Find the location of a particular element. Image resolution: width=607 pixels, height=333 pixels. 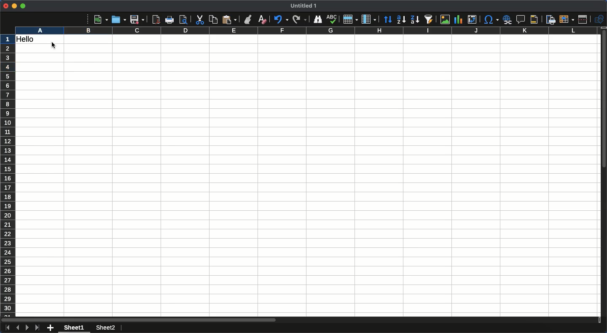

Finder is located at coordinates (317, 19).